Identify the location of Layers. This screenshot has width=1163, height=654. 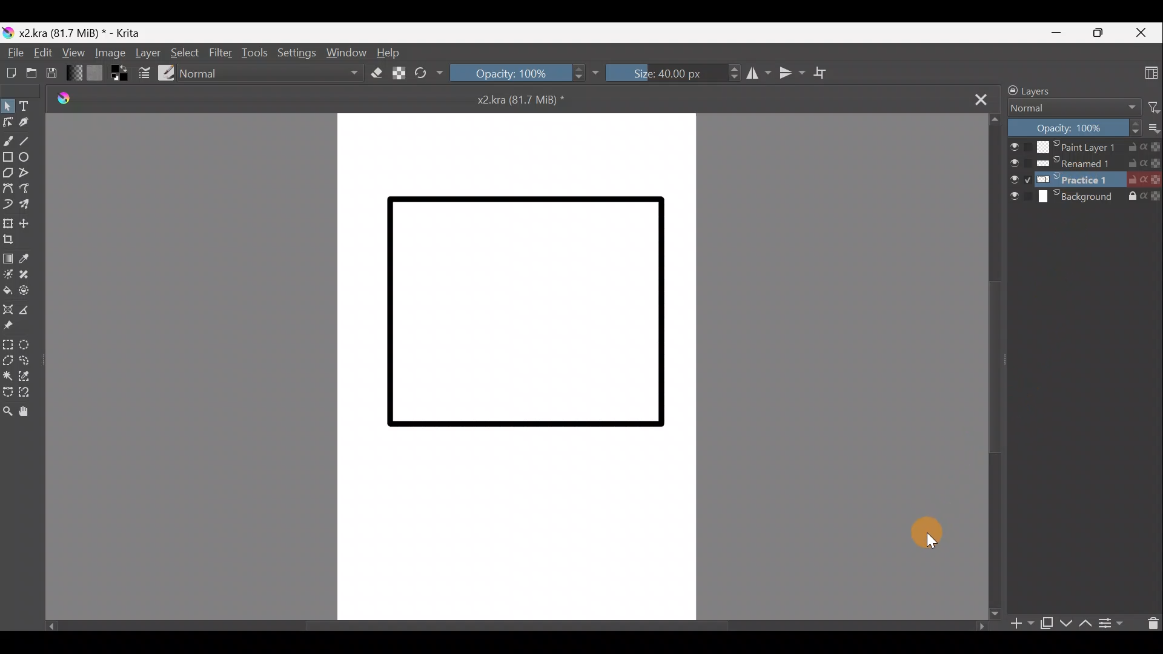
(1050, 91).